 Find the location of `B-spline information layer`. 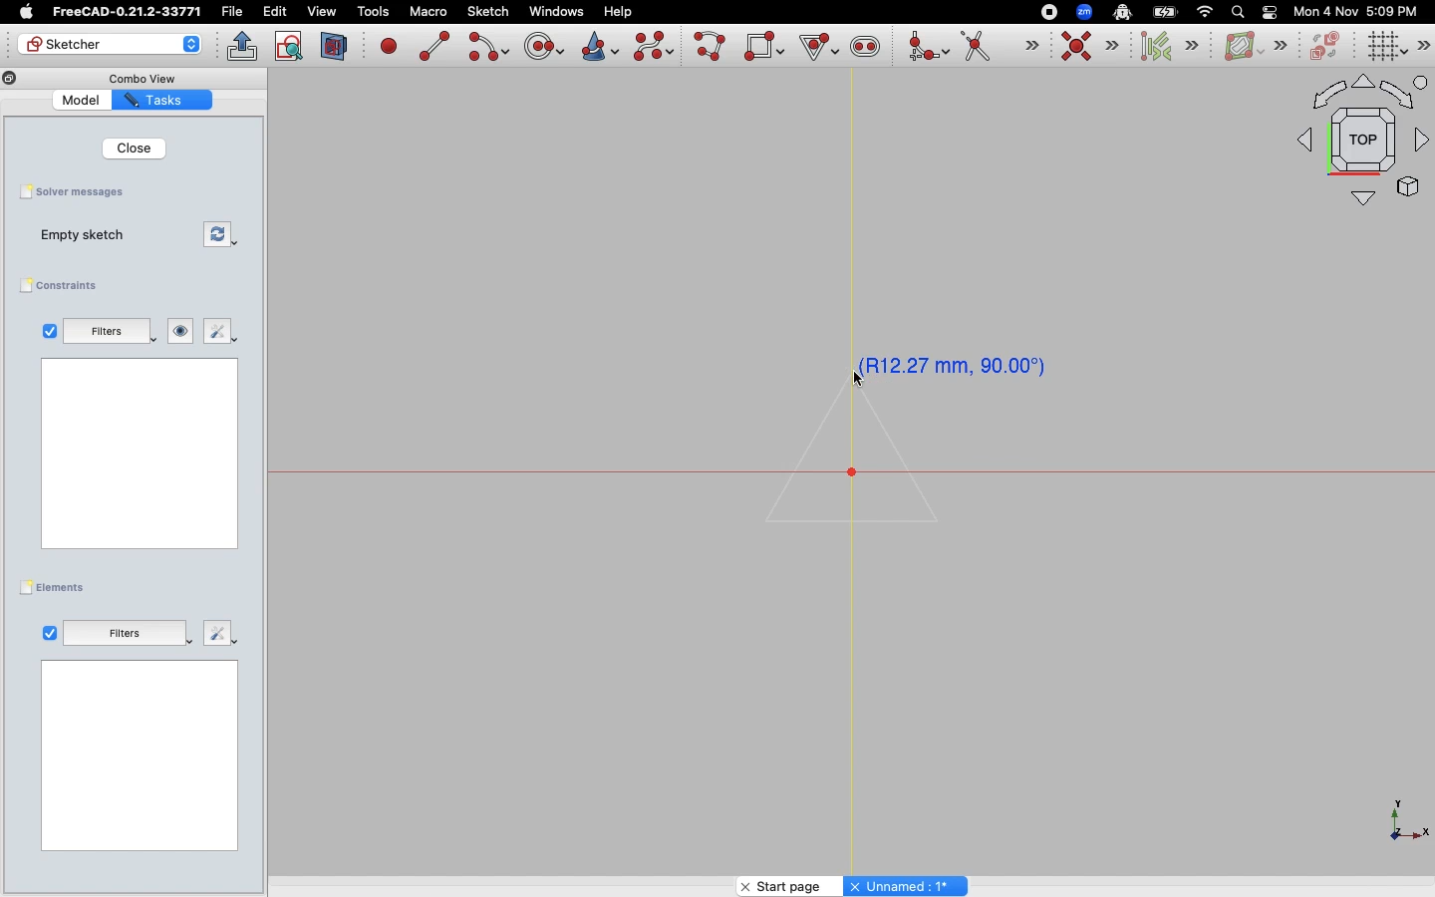

B-spline information layer is located at coordinates (1254, 47).